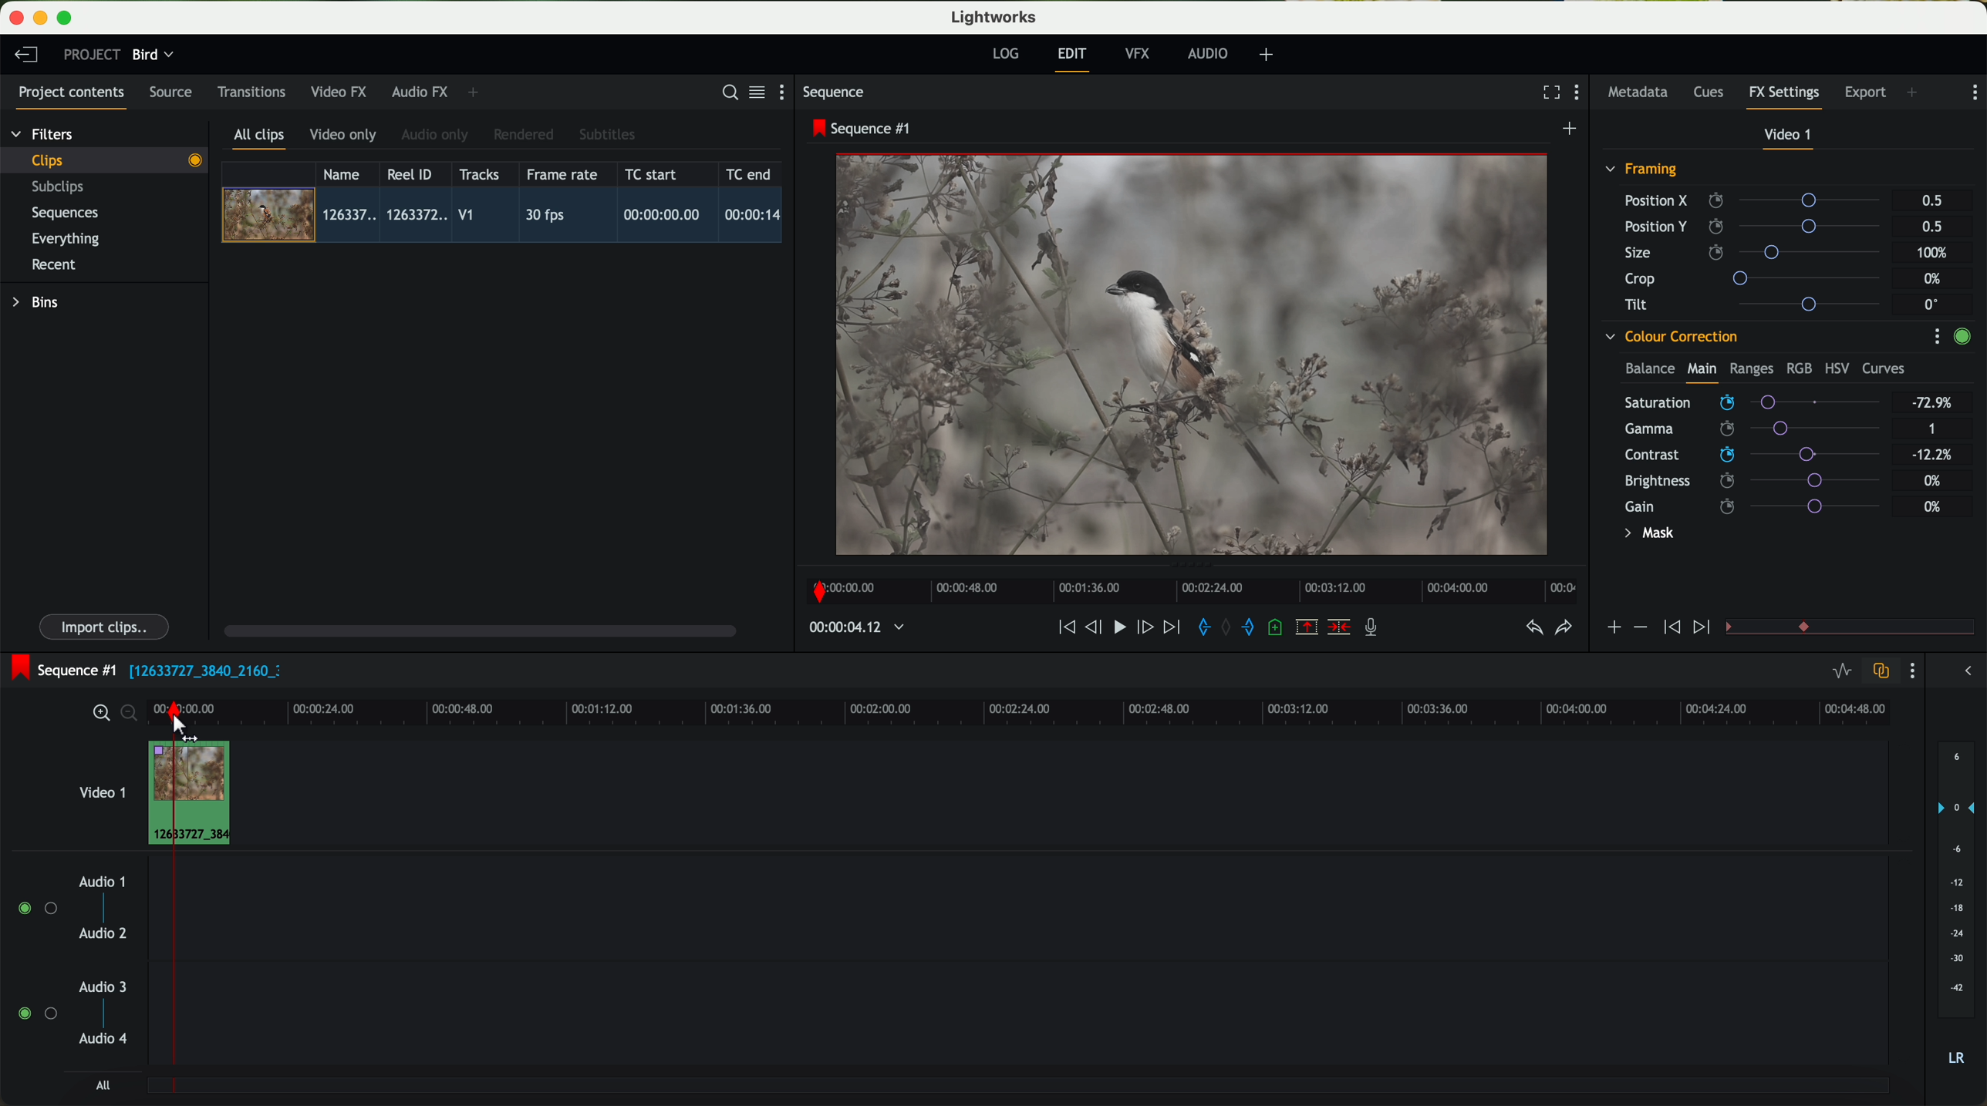 The height and width of the screenshot is (1106, 1987). What do you see at coordinates (1564, 629) in the screenshot?
I see `redo` at bounding box center [1564, 629].